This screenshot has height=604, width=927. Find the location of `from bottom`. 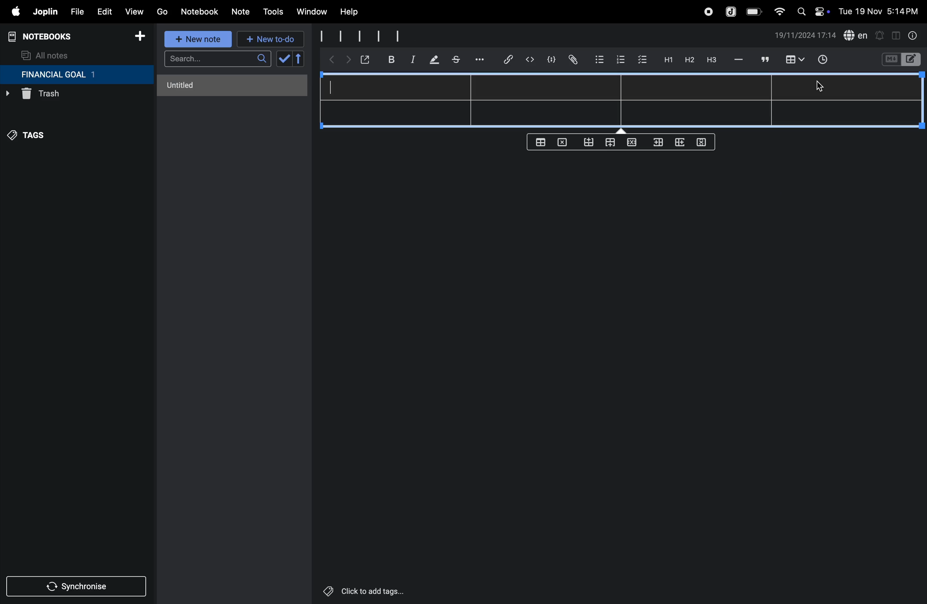

from bottom is located at coordinates (589, 142).